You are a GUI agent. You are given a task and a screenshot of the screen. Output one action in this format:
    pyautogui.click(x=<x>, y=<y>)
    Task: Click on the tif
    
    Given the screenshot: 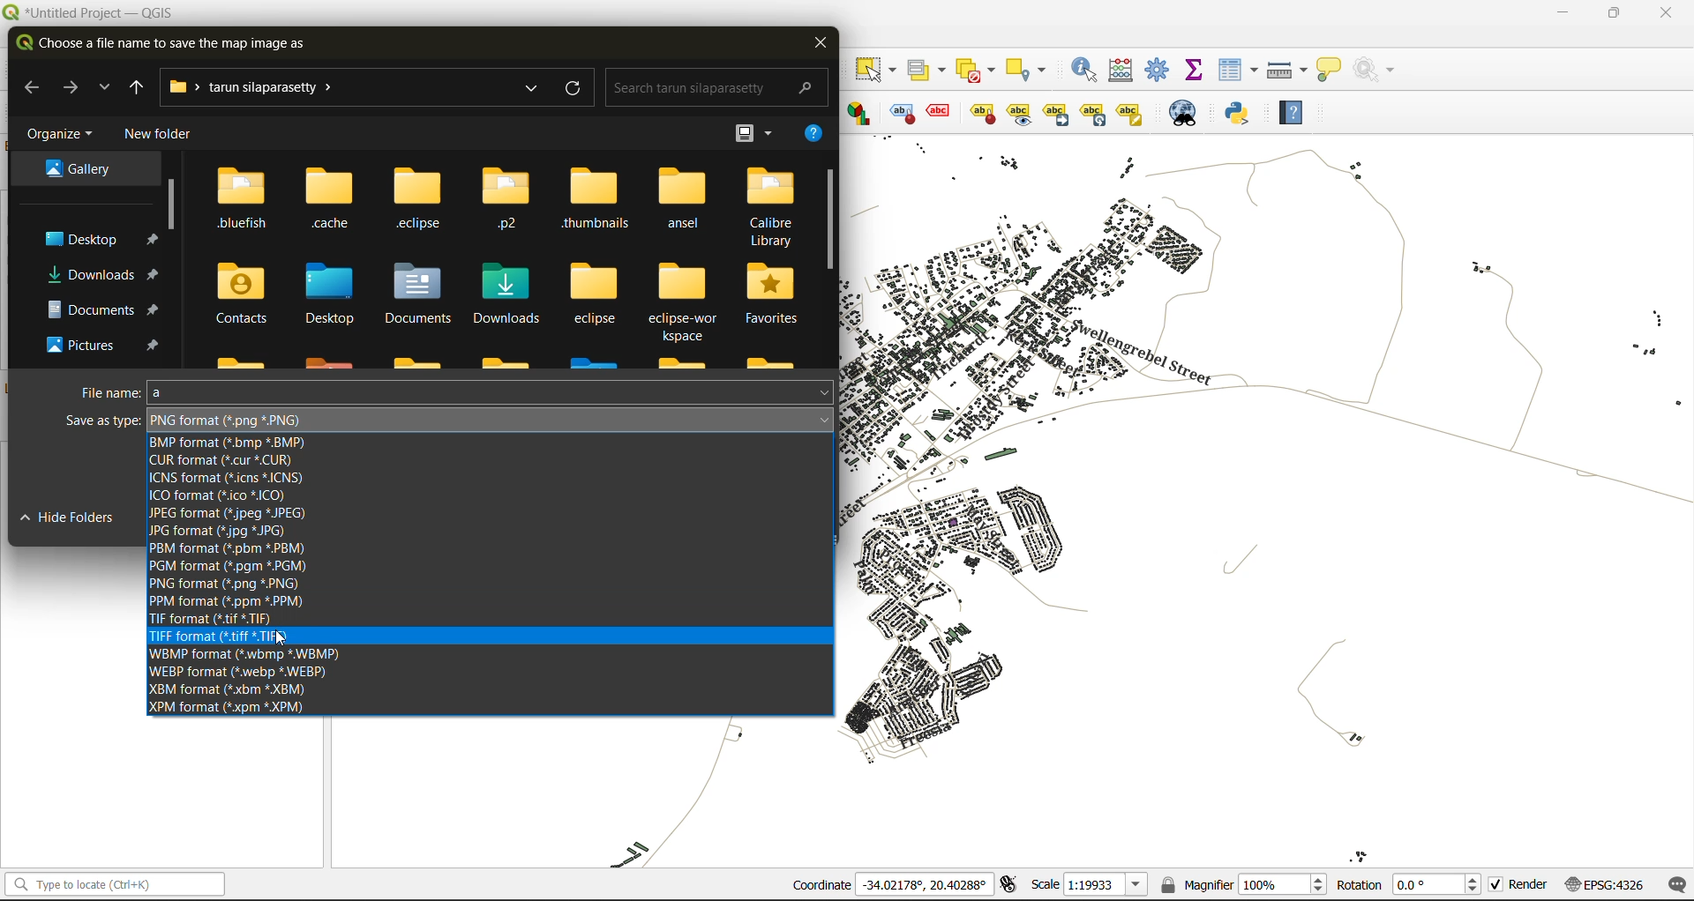 What is the action you would take?
    pyautogui.click(x=216, y=620)
    